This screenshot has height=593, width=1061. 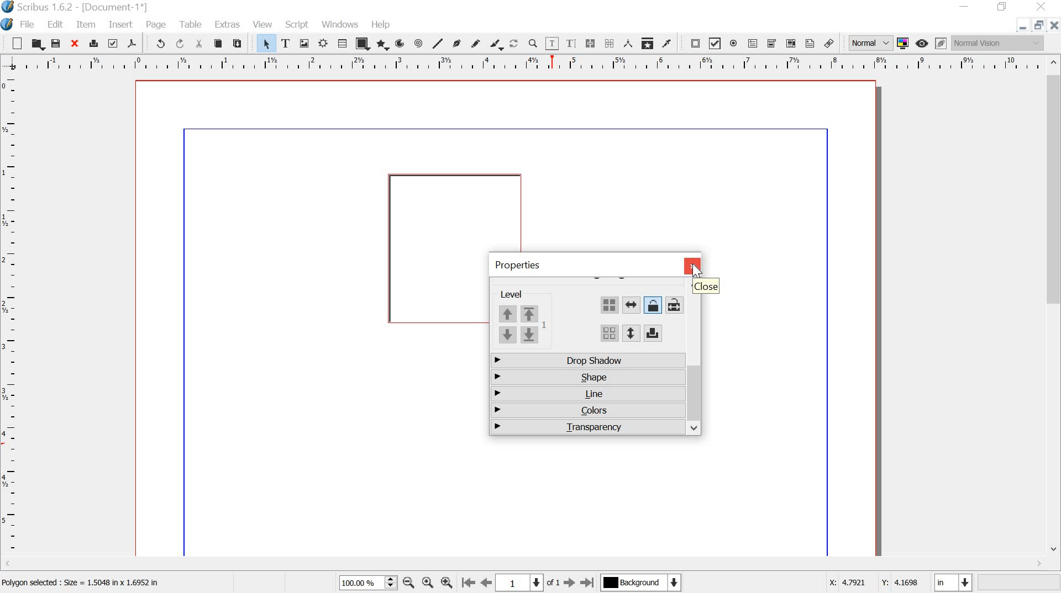 What do you see at coordinates (589, 582) in the screenshot?
I see `go to last page` at bounding box center [589, 582].